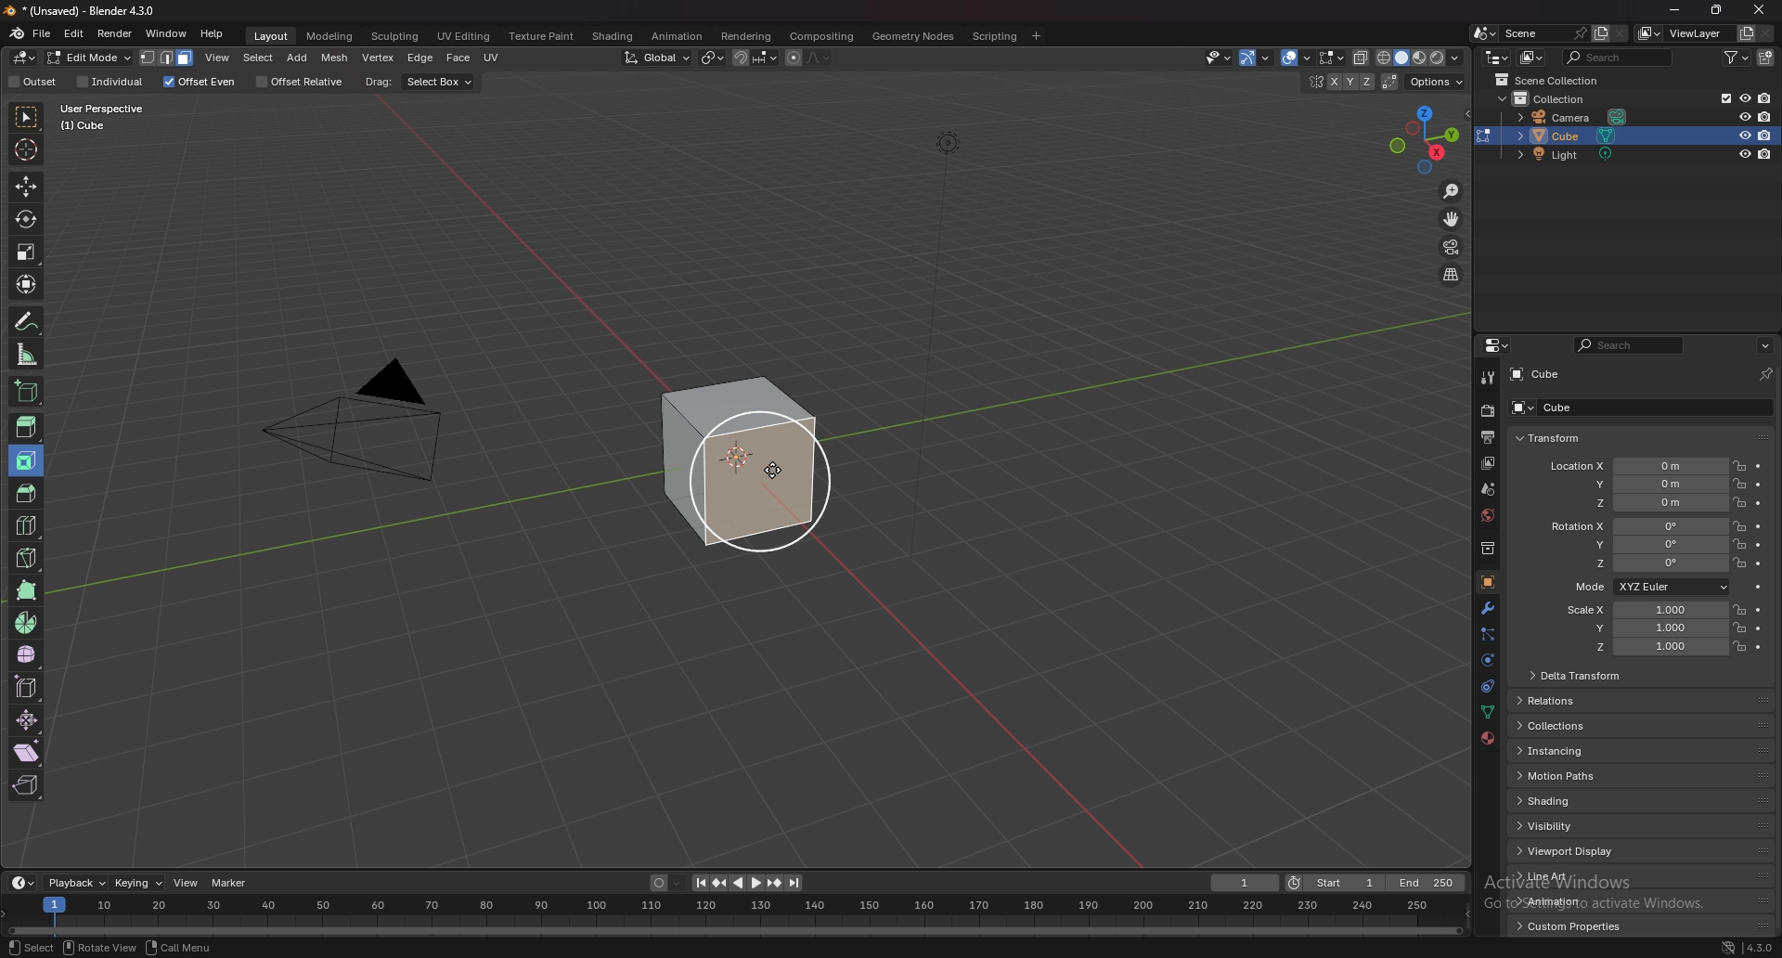  What do you see at coordinates (1738, 628) in the screenshot?
I see `lock` at bounding box center [1738, 628].